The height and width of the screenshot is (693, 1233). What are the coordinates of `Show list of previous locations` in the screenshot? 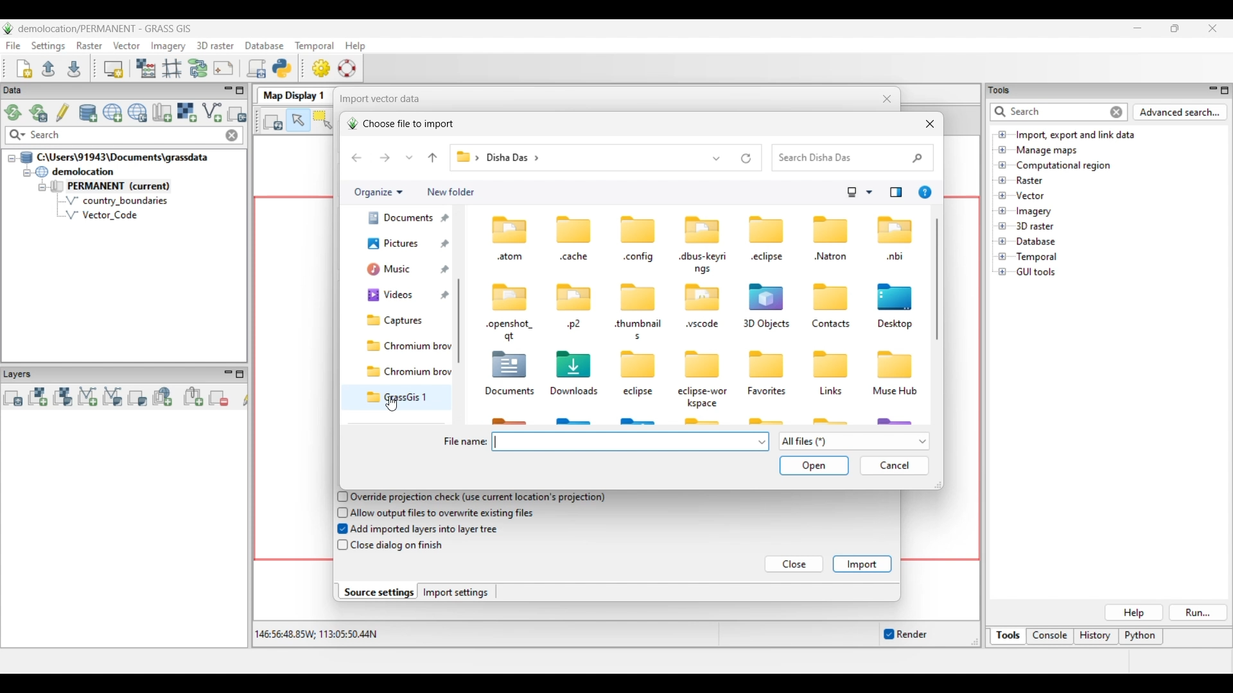 It's located at (717, 158).